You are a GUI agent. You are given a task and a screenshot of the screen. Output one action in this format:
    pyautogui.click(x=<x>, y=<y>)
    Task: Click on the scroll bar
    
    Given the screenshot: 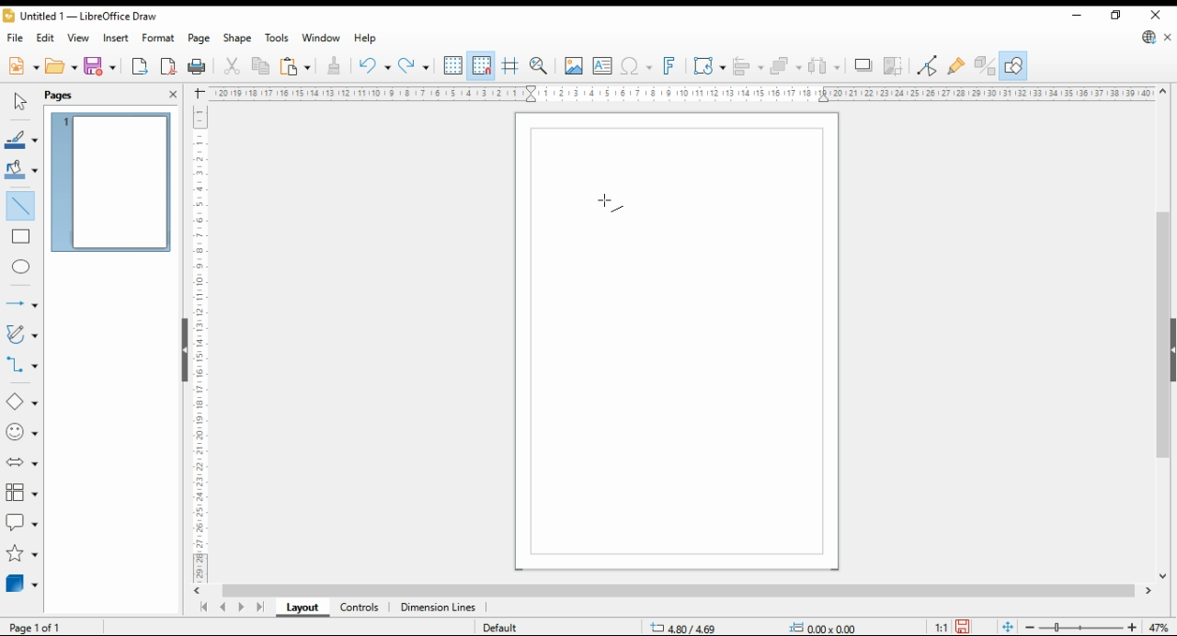 What is the action you would take?
    pyautogui.click(x=679, y=592)
    